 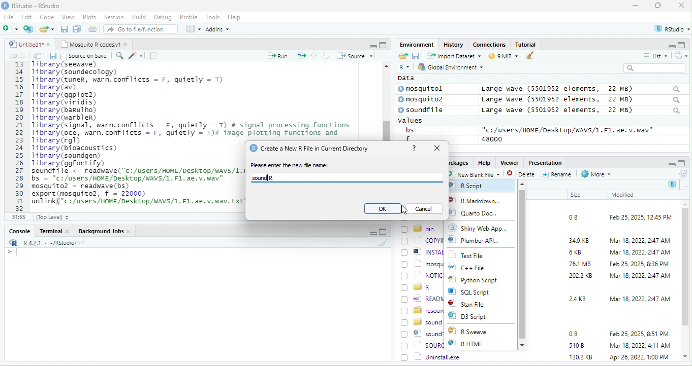 What do you see at coordinates (423, 276) in the screenshot?
I see `(7) 1 NOTICE` at bounding box center [423, 276].